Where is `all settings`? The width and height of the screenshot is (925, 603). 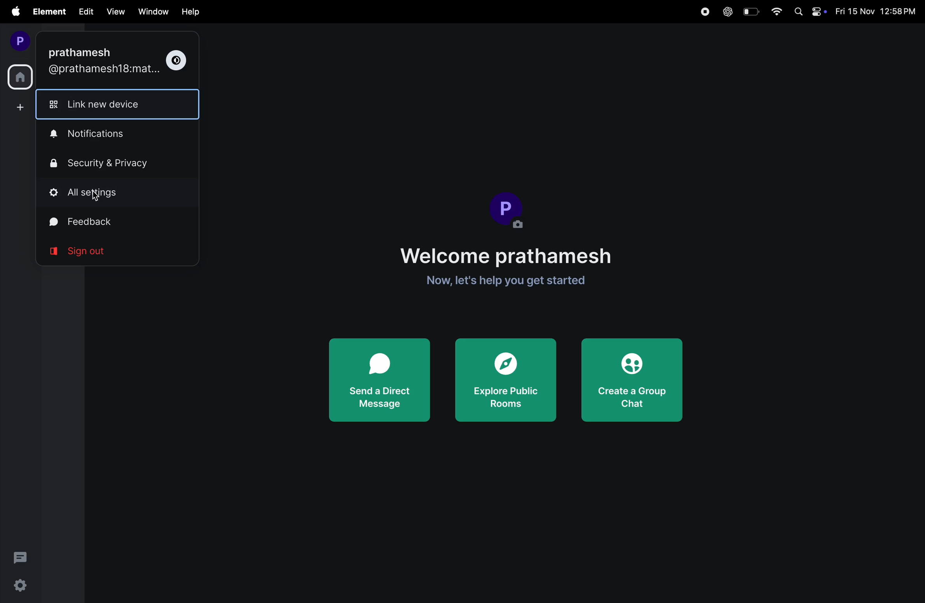
all settings is located at coordinates (119, 194).